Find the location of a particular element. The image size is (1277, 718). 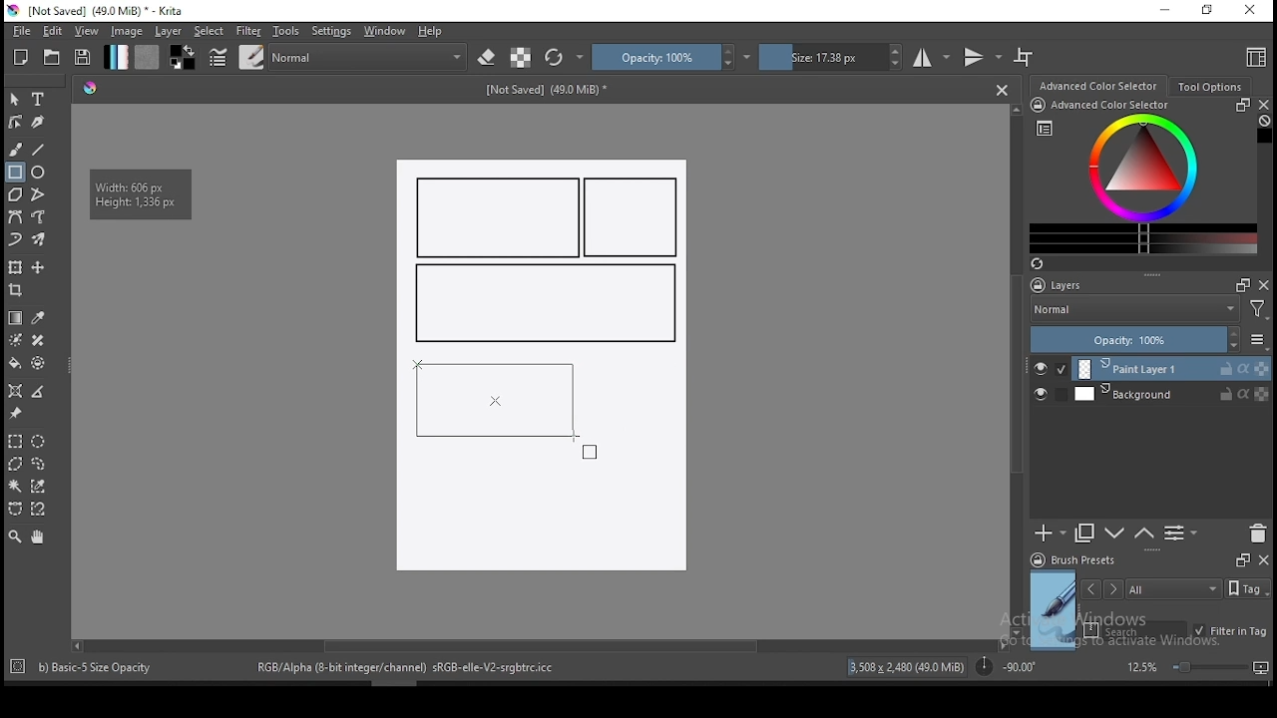

new rectangle is located at coordinates (543, 304).